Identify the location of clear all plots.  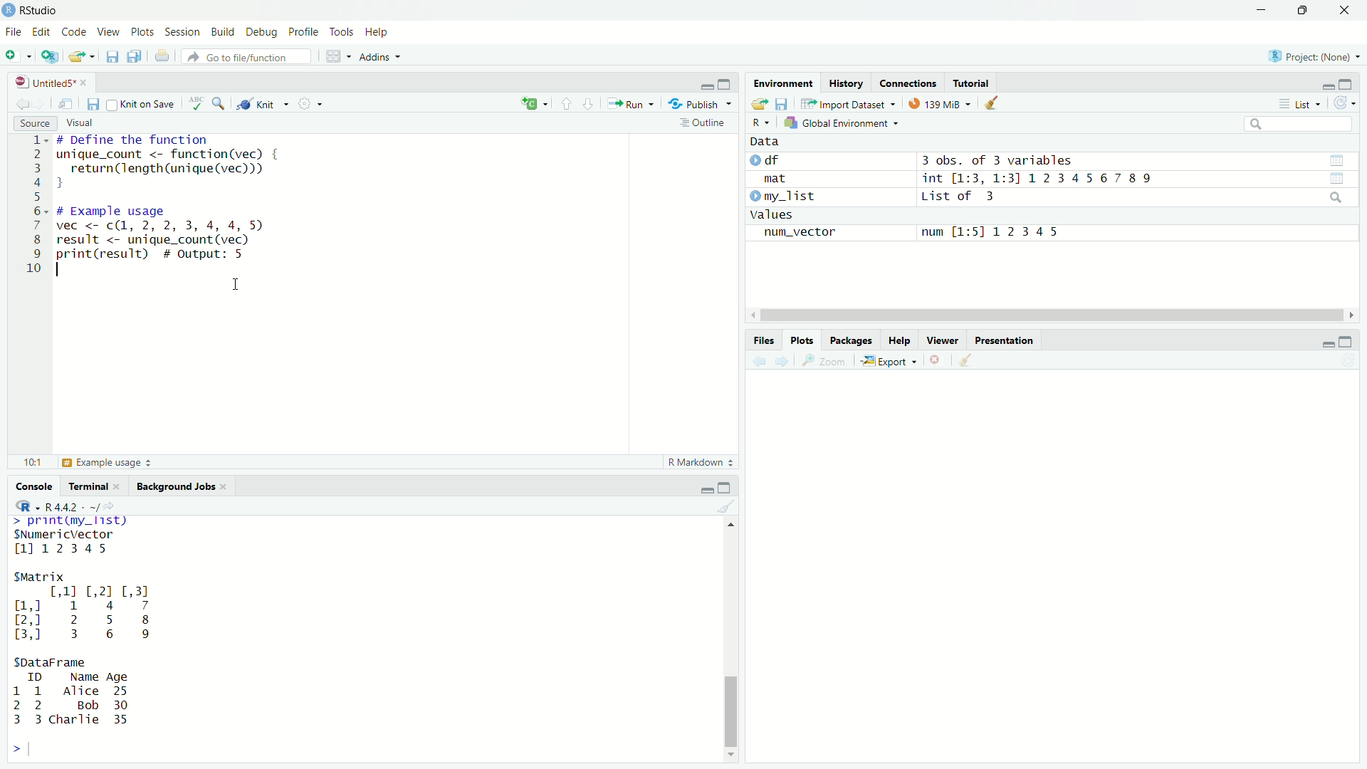
(969, 360).